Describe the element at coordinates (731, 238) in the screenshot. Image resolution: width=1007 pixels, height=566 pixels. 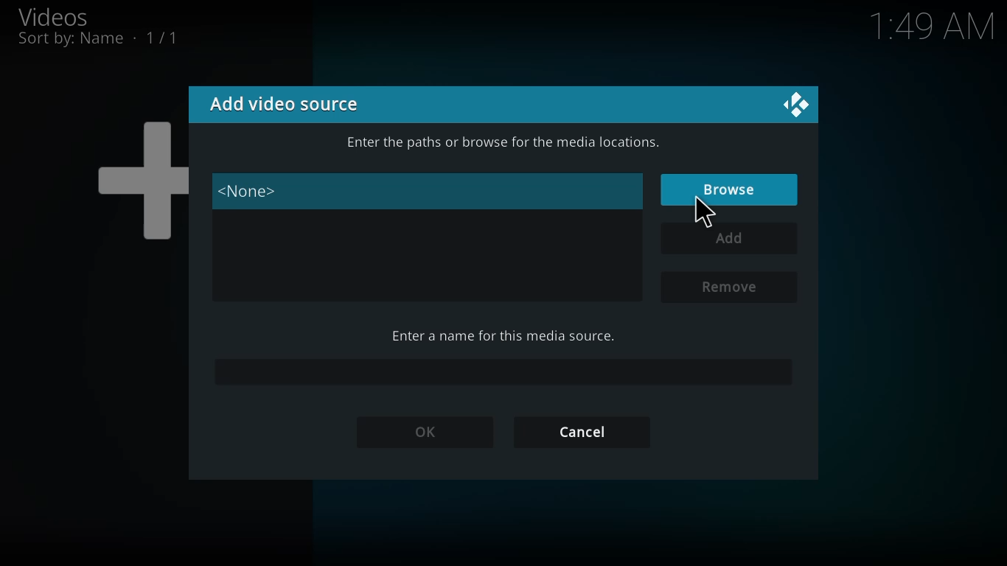
I see `add` at that location.